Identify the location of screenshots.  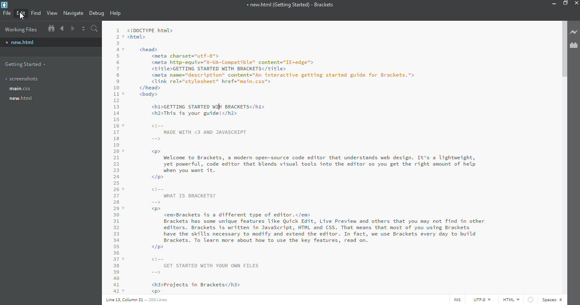
(26, 79).